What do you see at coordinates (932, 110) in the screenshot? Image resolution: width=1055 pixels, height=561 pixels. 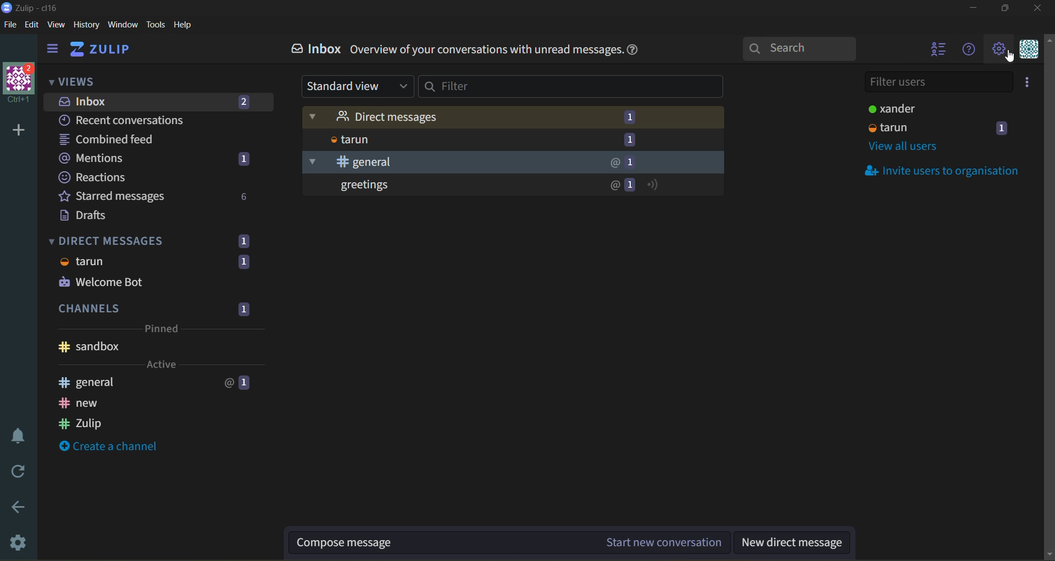 I see `users and status` at bounding box center [932, 110].